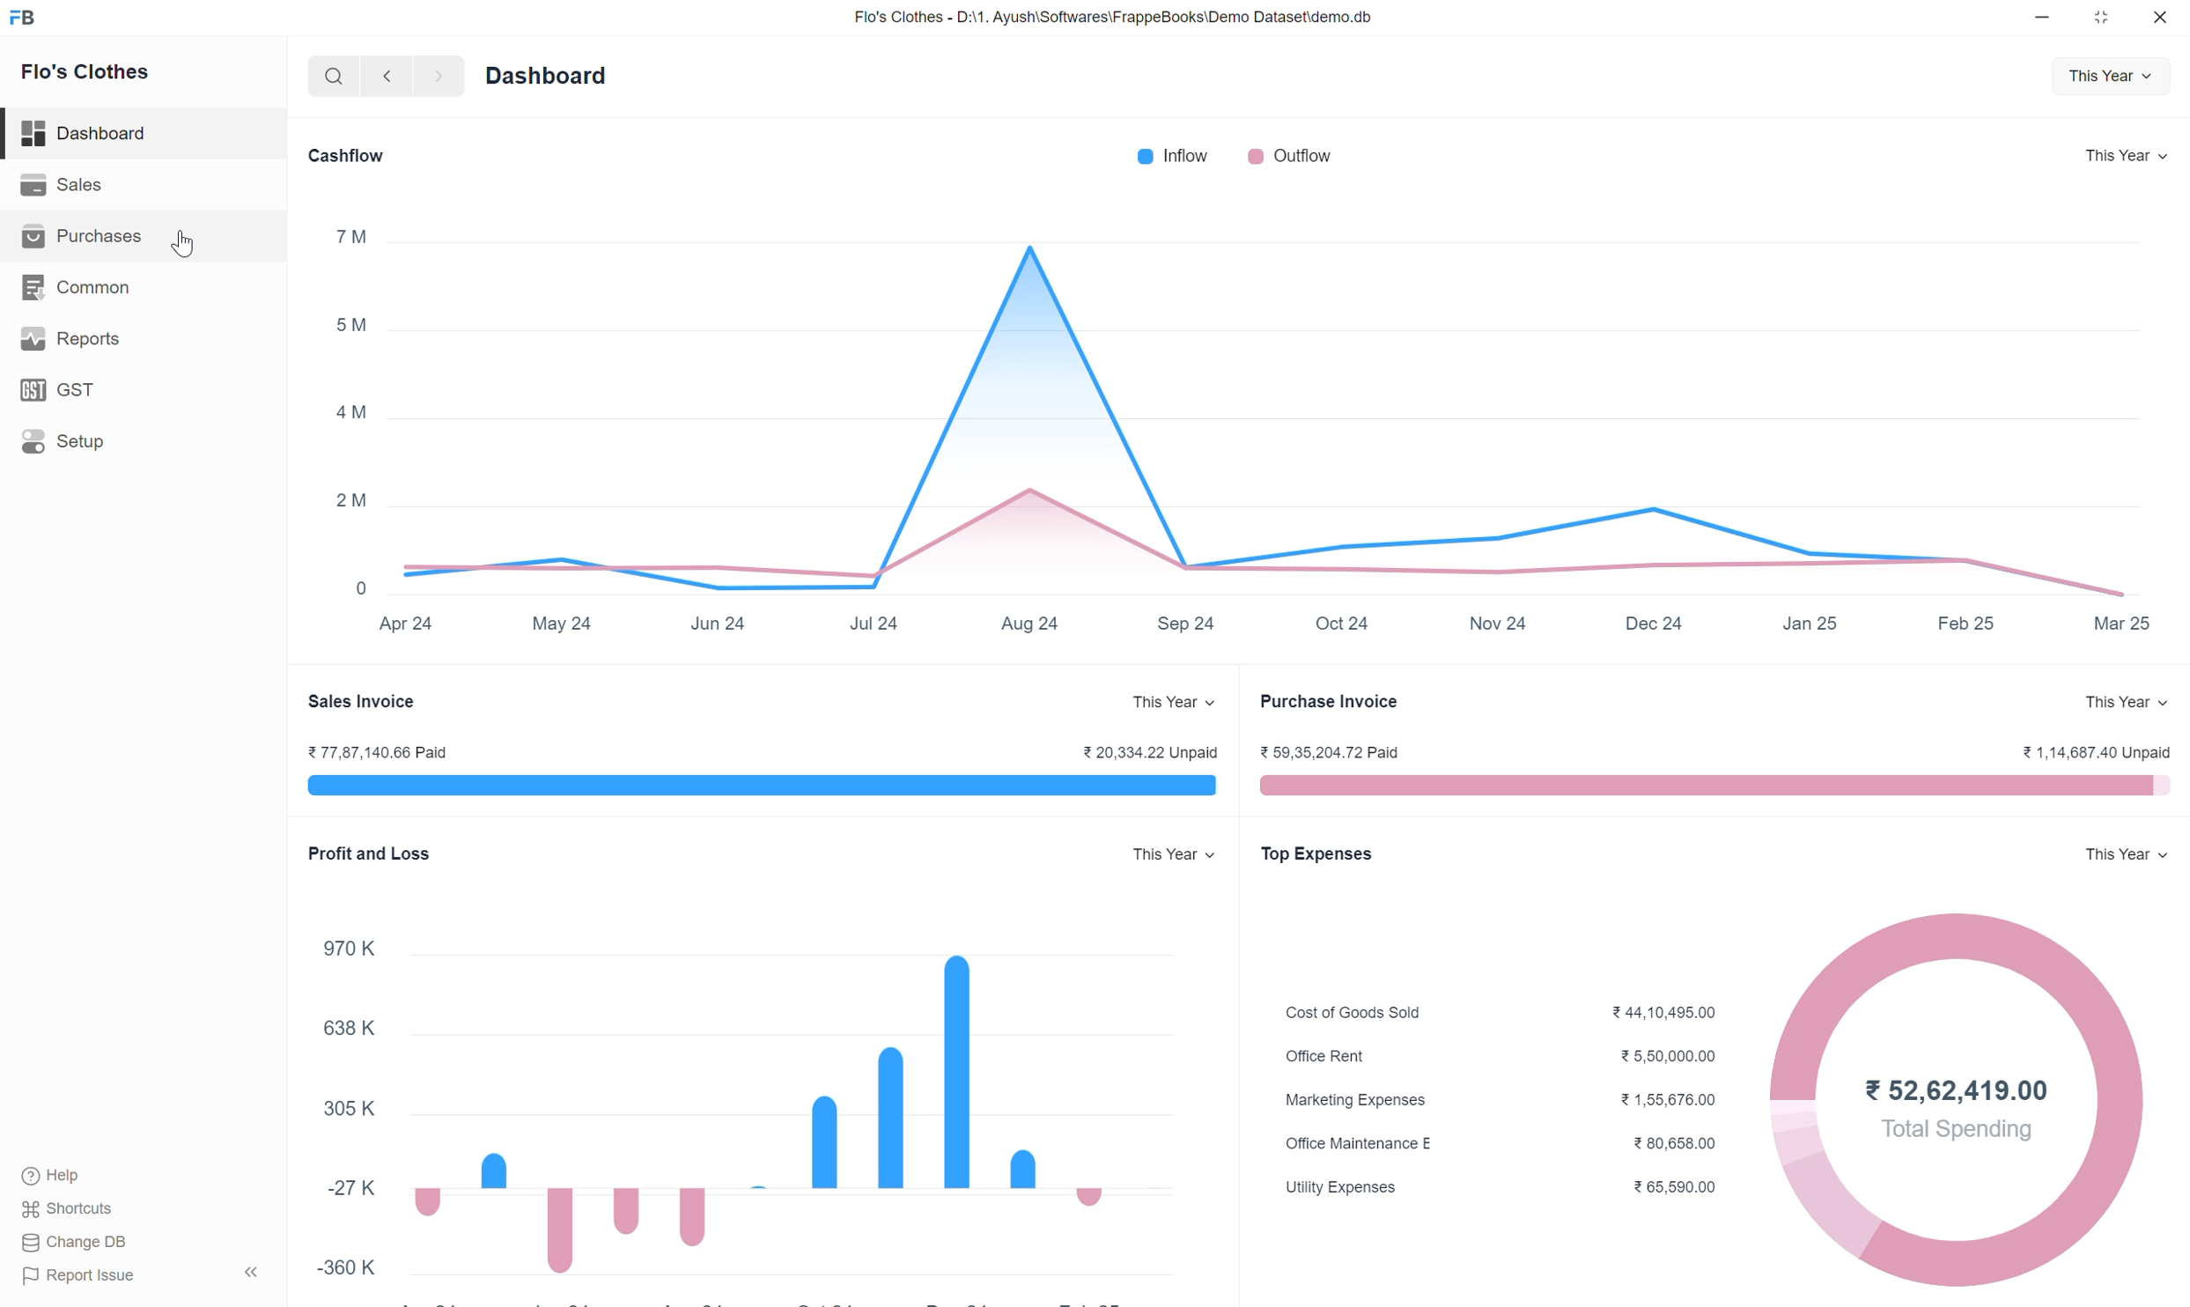  Describe the element at coordinates (143, 185) in the screenshot. I see `Sales` at that location.